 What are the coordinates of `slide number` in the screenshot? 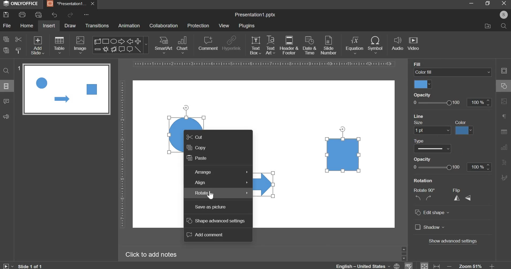 It's located at (328, 45).